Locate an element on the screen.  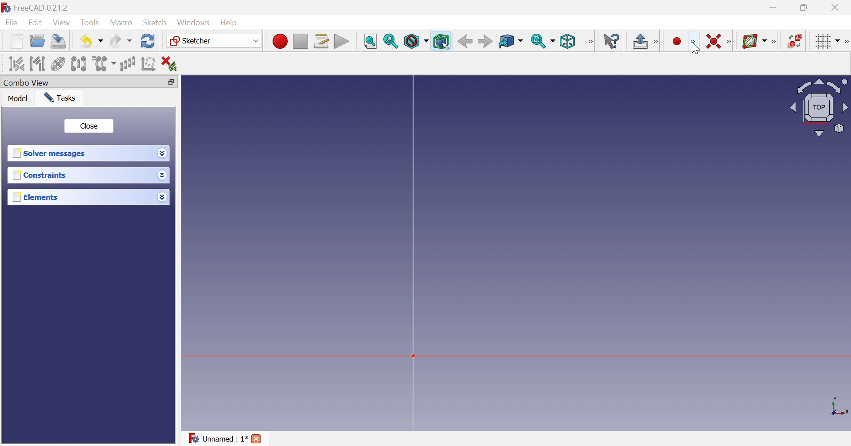
Save is located at coordinates (59, 42).